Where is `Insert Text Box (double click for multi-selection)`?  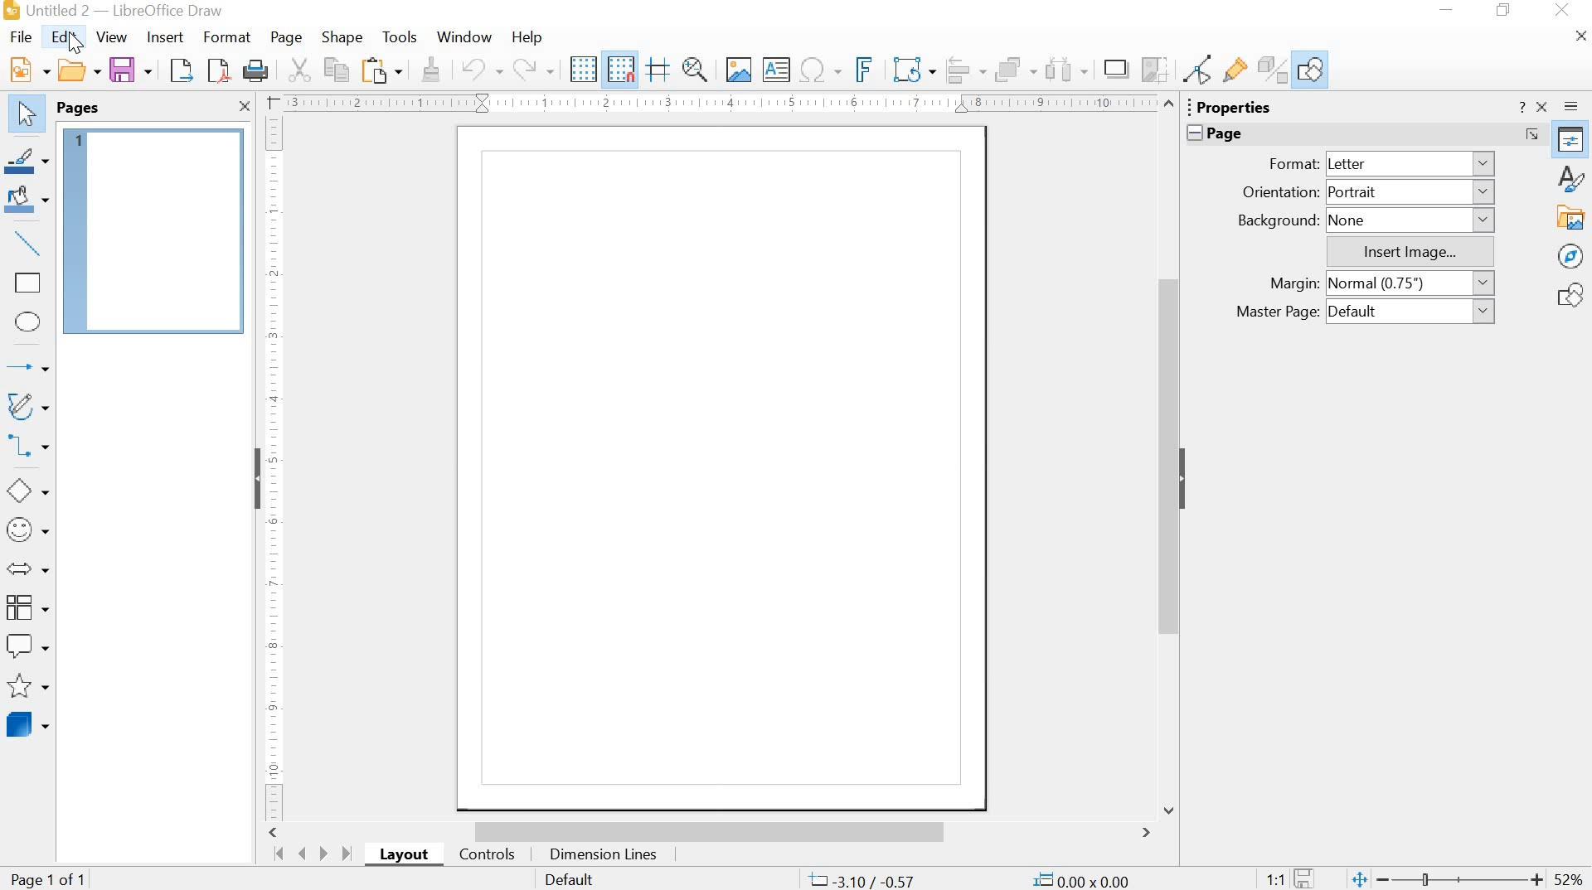 Insert Text Box (double click for multi-selection) is located at coordinates (768, 70).